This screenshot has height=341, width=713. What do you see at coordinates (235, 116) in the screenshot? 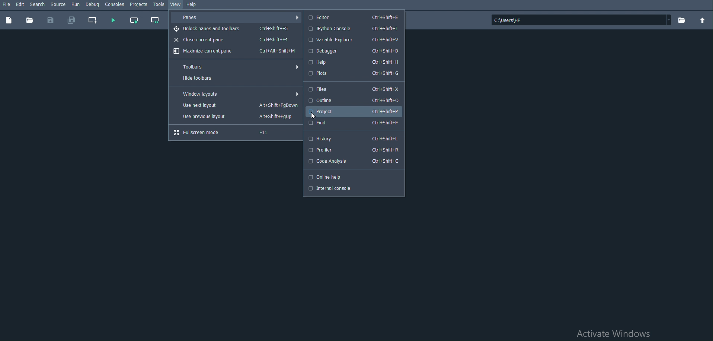
I see `Use previous layout` at bounding box center [235, 116].